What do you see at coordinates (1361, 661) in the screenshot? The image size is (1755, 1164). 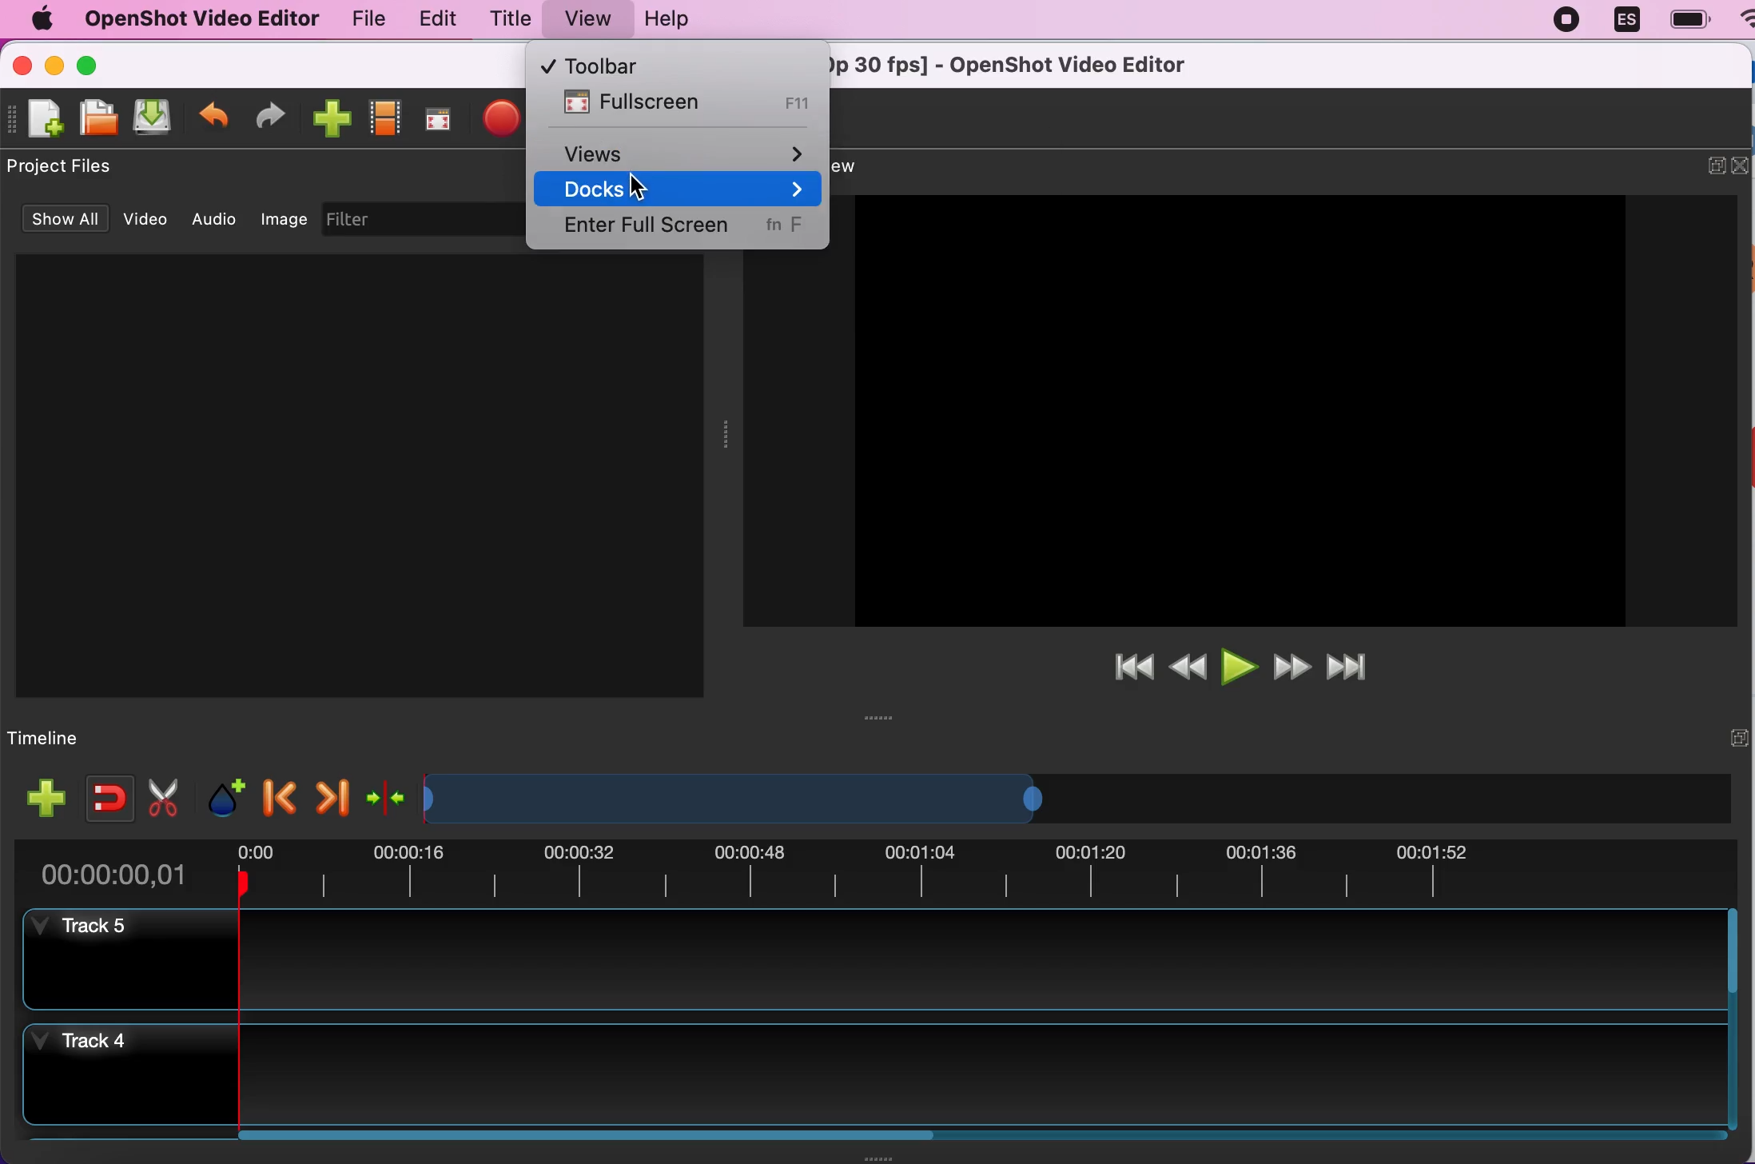 I see `jump to end` at bounding box center [1361, 661].